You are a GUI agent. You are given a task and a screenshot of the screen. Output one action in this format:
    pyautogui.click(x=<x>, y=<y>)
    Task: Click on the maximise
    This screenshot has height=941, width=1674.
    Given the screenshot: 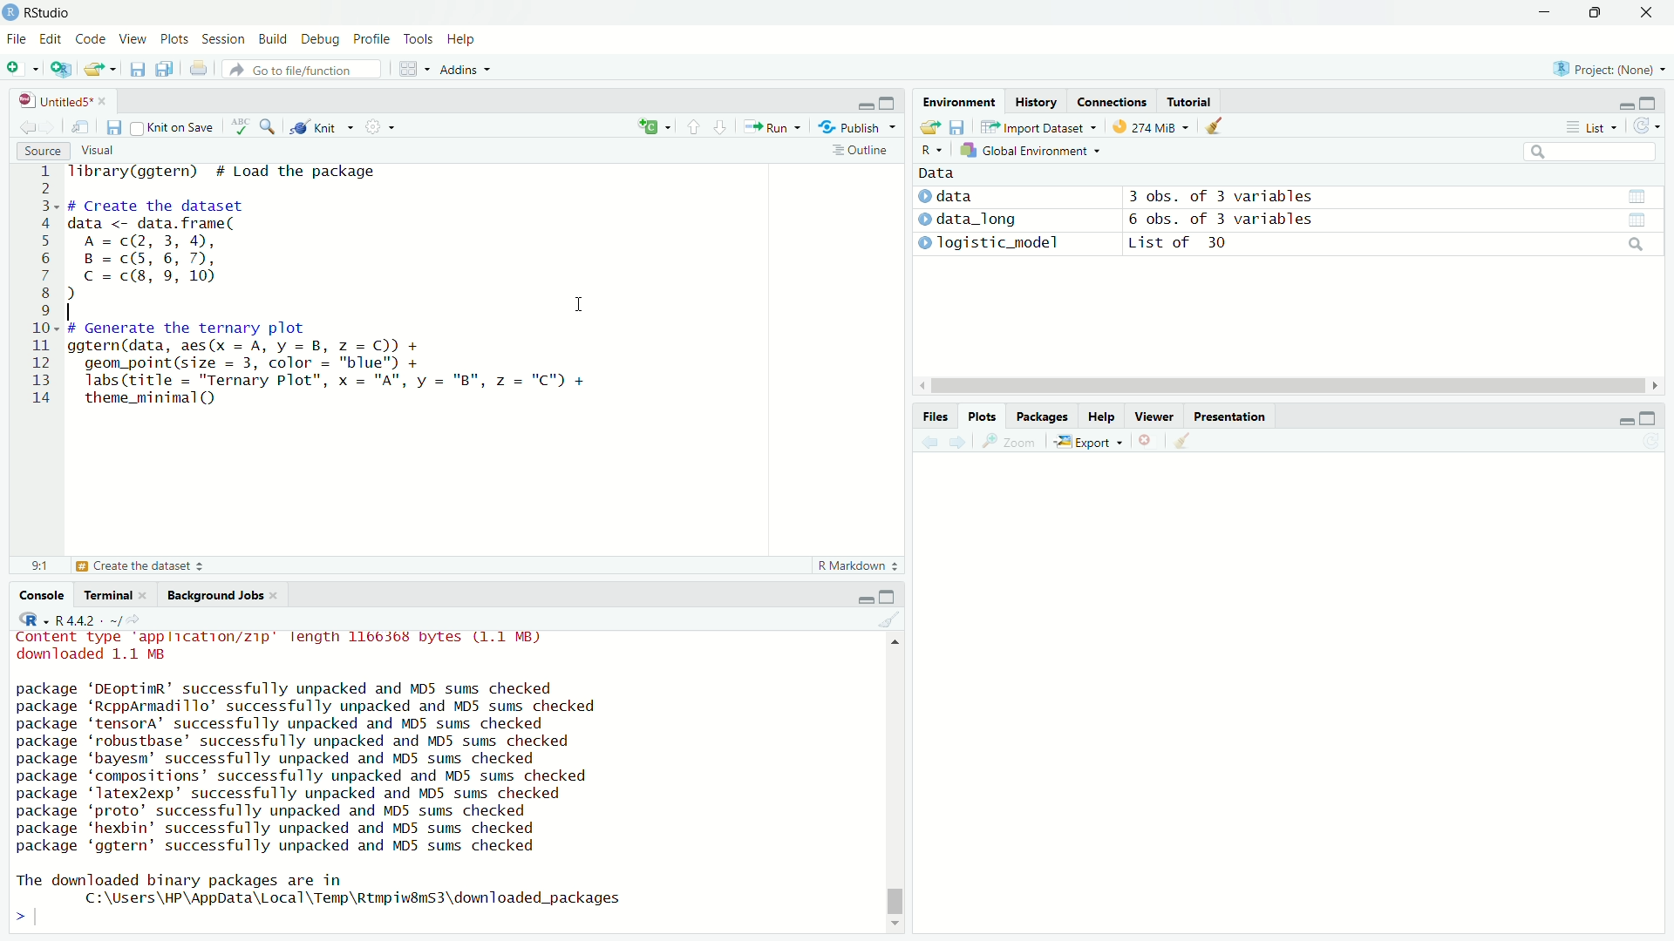 What is the action you would take?
    pyautogui.click(x=891, y=597)
    